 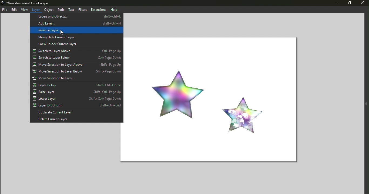 I want to click on Raise layer, so click(x=76, y=91).